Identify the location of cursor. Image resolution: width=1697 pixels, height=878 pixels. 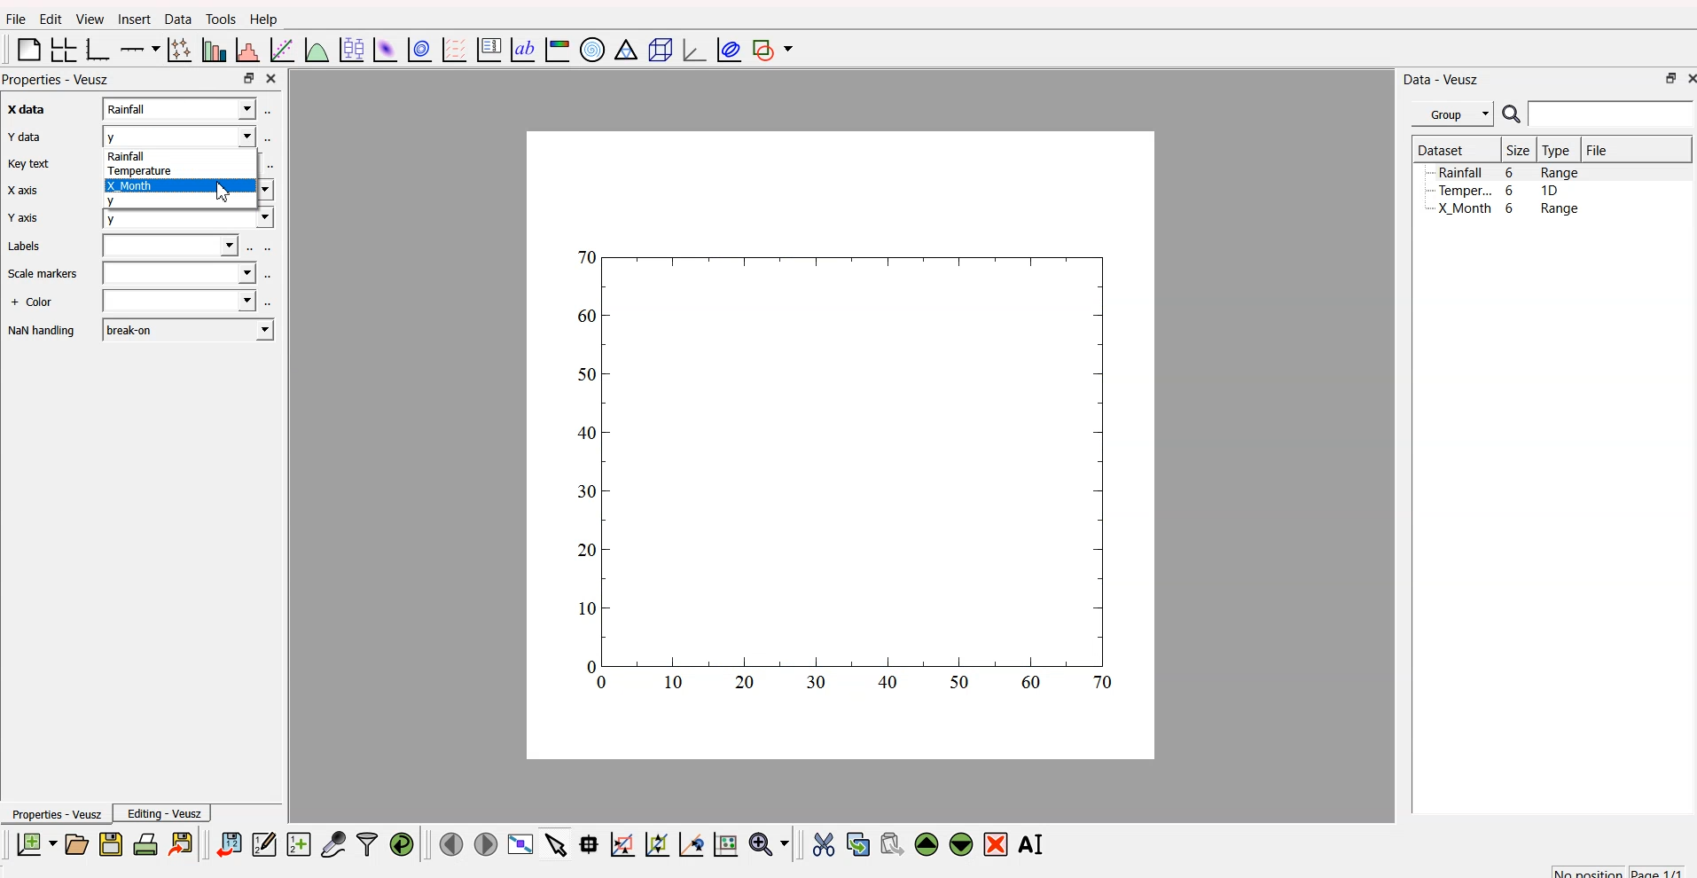
(220, 190).